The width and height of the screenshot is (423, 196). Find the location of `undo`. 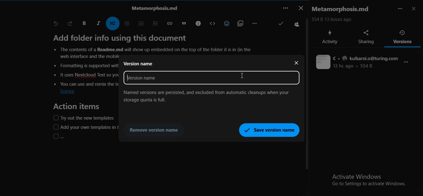

undo is located at coordinates (56, 24).